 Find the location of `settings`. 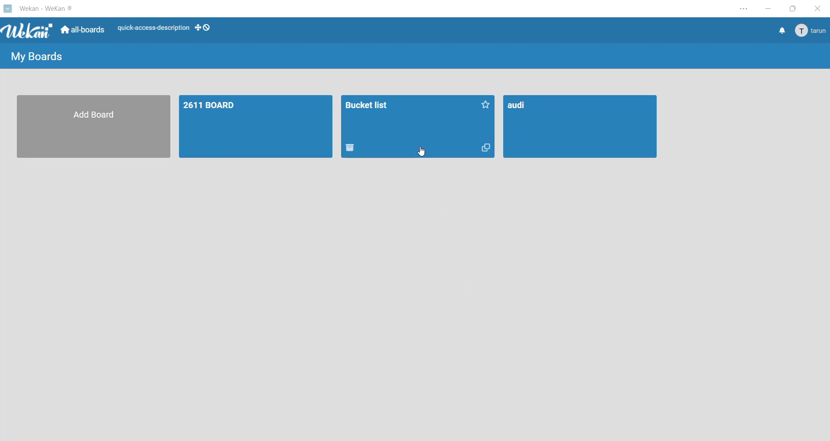

settings is located at coordinates (739, 9).